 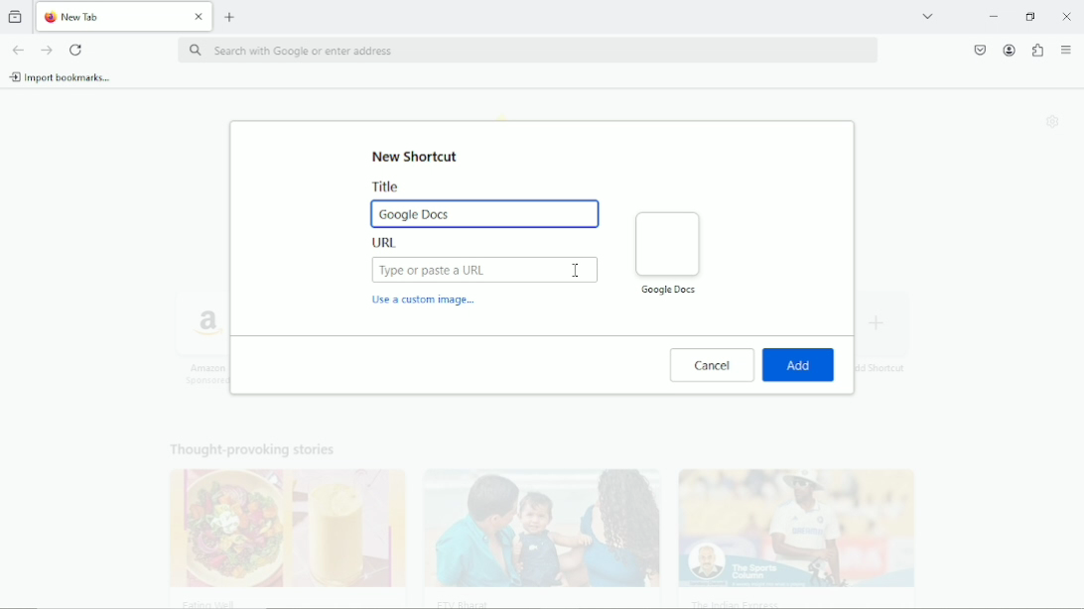 What do you see at coordinates (418, 156) in the screenshot?
I see `New shortcut` at bounding box center [418, 156].